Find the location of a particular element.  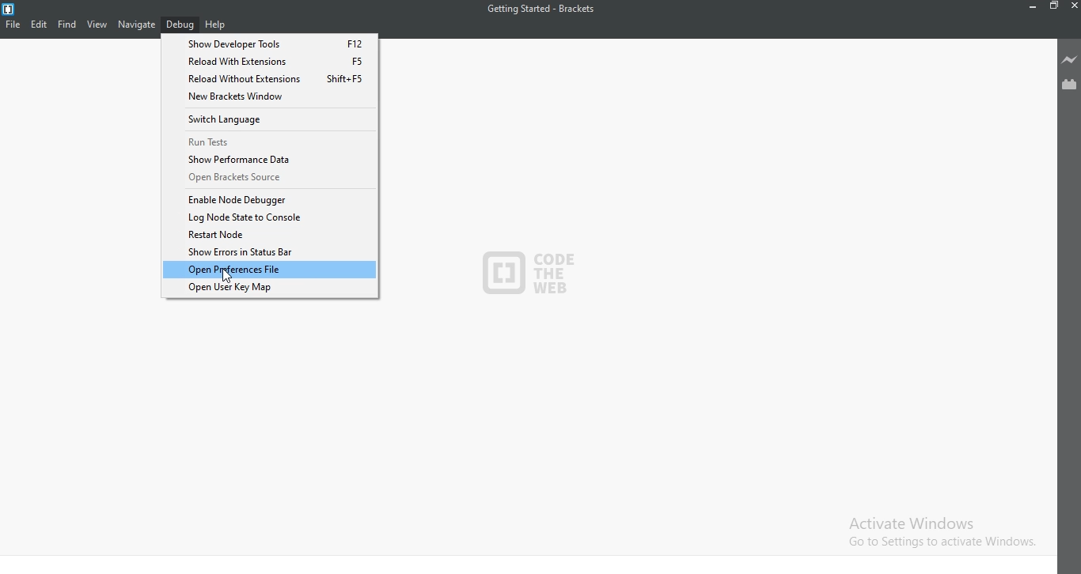

restart node is located at coordinates (269, 235).